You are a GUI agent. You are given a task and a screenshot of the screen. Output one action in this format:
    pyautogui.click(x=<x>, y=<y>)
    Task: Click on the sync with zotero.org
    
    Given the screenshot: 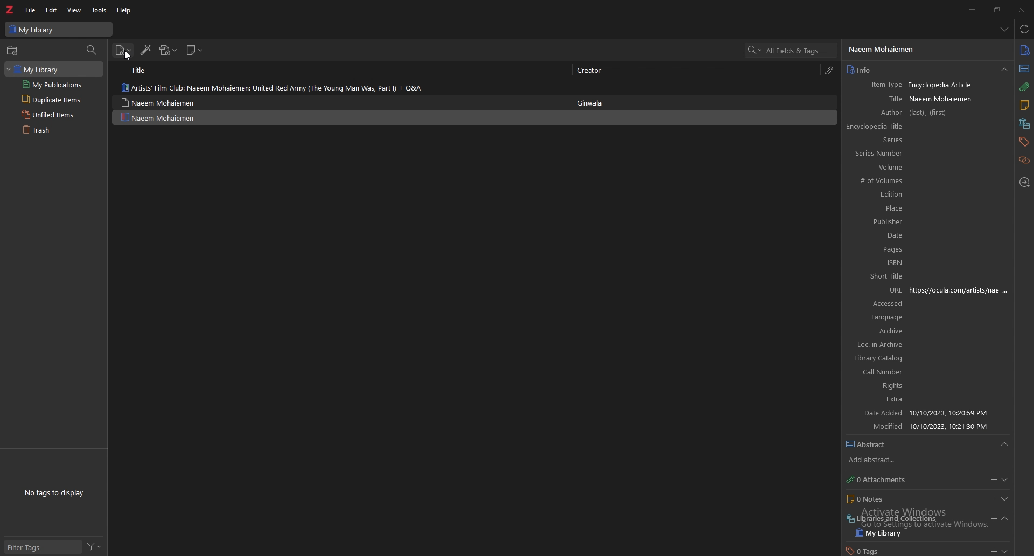 What is the action you would take?
    pyautogui.click(x=1024, y=29)
    